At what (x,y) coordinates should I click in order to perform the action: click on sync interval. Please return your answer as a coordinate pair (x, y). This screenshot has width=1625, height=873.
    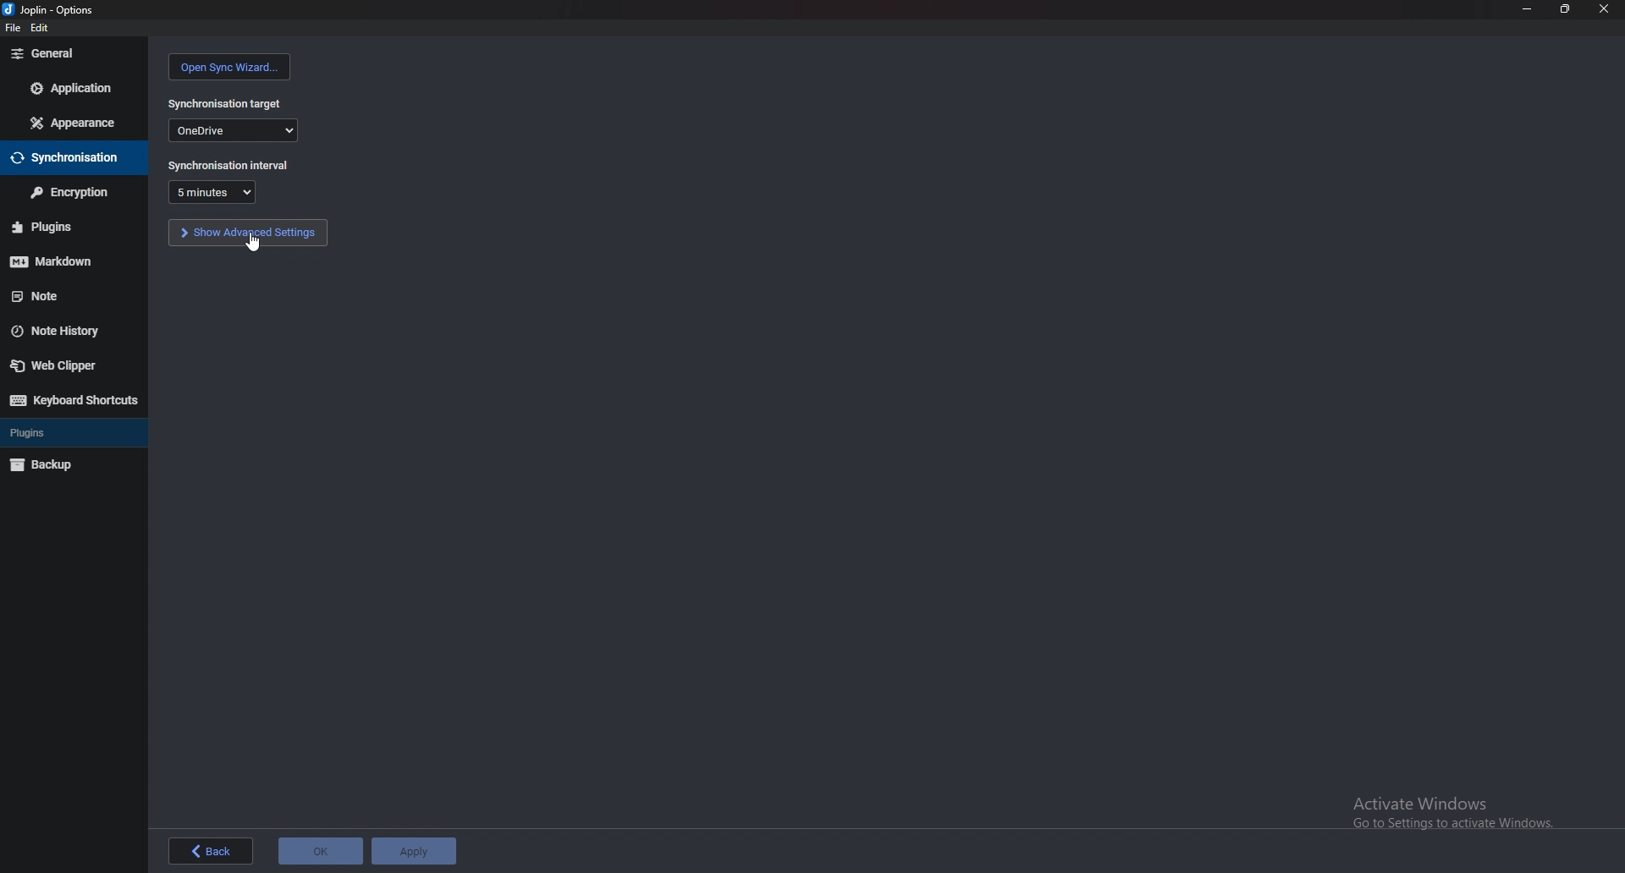
    Looking at the image, I should click on (231, 165).